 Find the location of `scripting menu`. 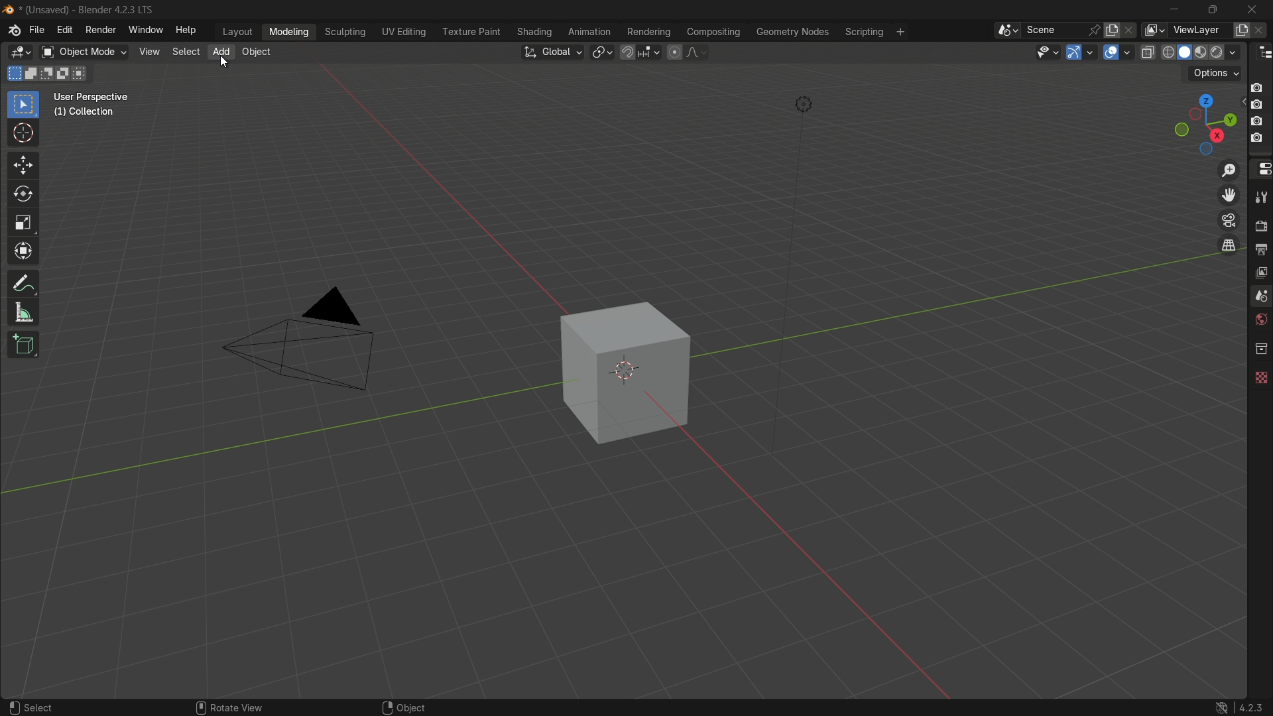

scripting menu is located at coordinates (863, 31).